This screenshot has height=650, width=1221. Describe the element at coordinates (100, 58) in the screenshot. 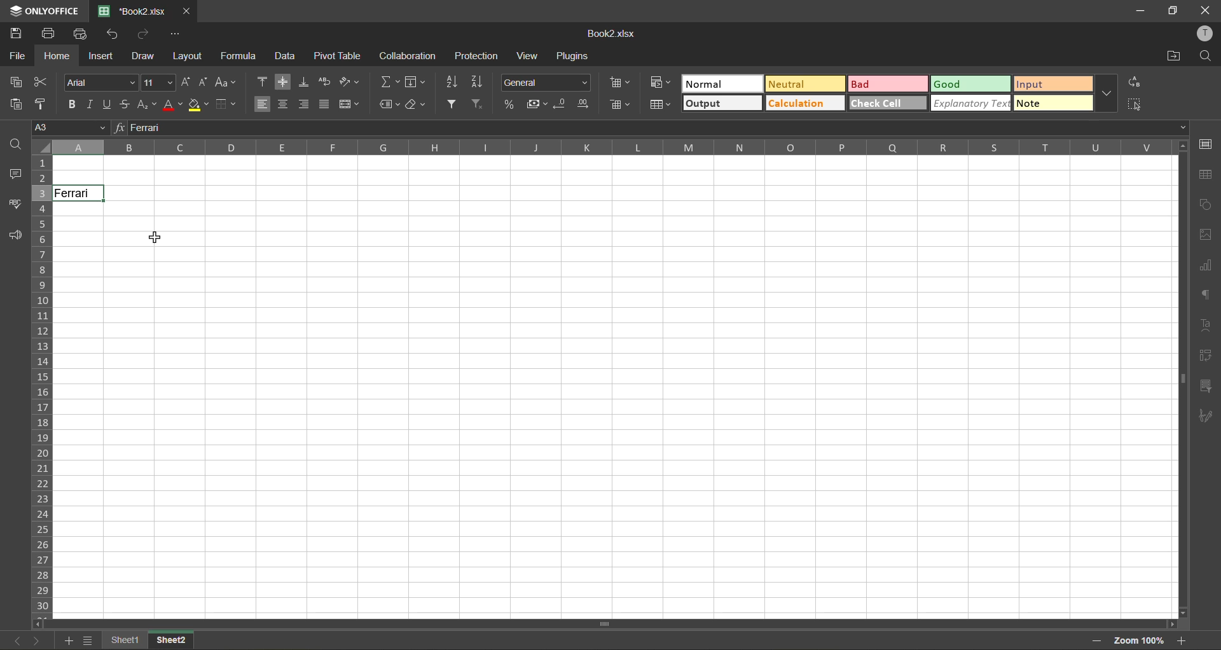

I see `insert` at that location.